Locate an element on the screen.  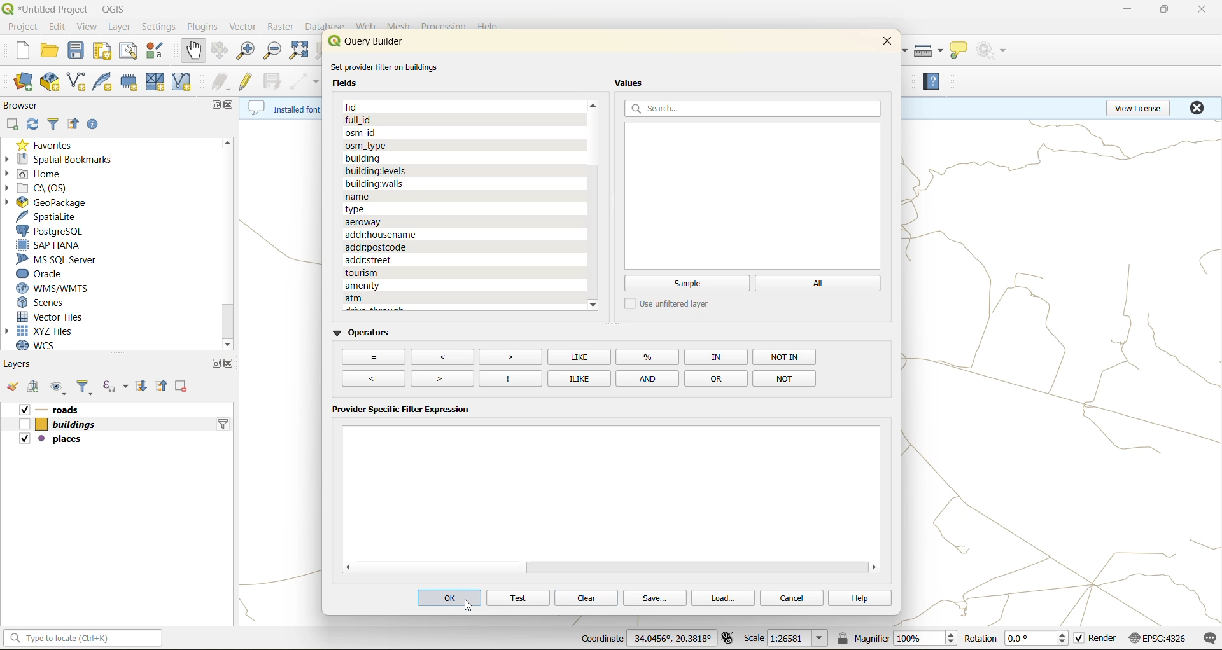
layer is located at coordinates (118, 29).